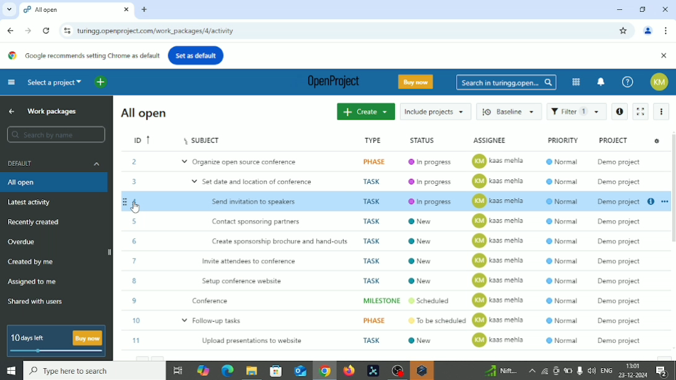  I want to click on Latest activity, so click(30, 202).